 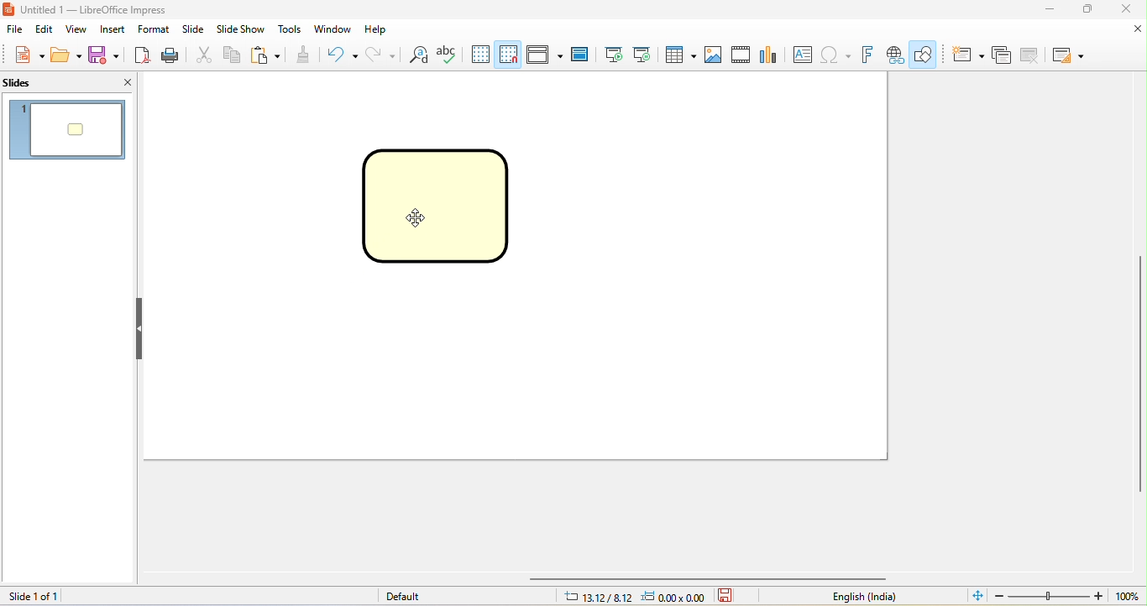 I want to click on display view, so click(x=546, y=54).